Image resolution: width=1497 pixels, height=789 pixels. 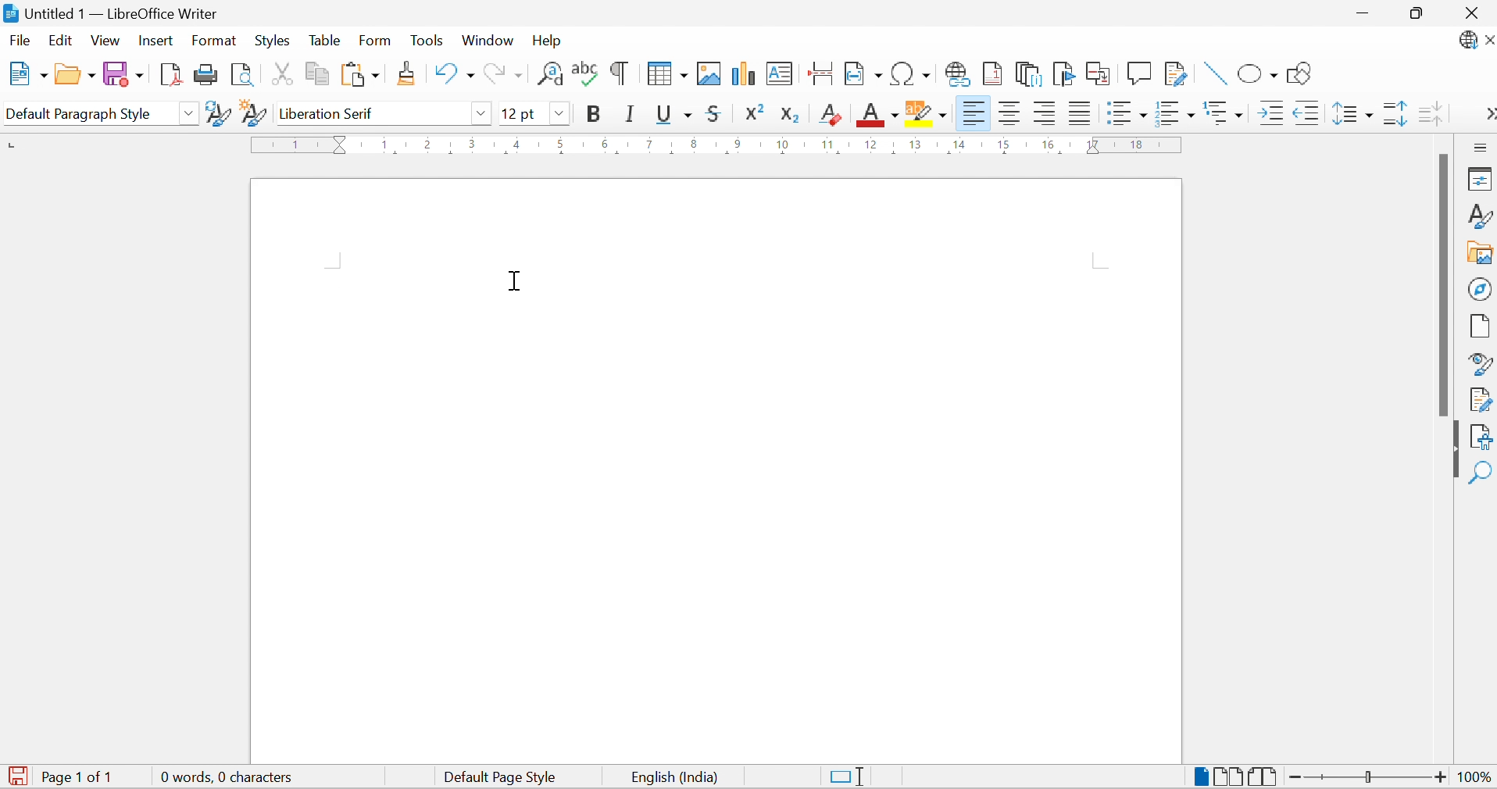 What do you see at coordinates (324, 41) in the screenshot?
I see `Table` at bounding box center [324, 41].